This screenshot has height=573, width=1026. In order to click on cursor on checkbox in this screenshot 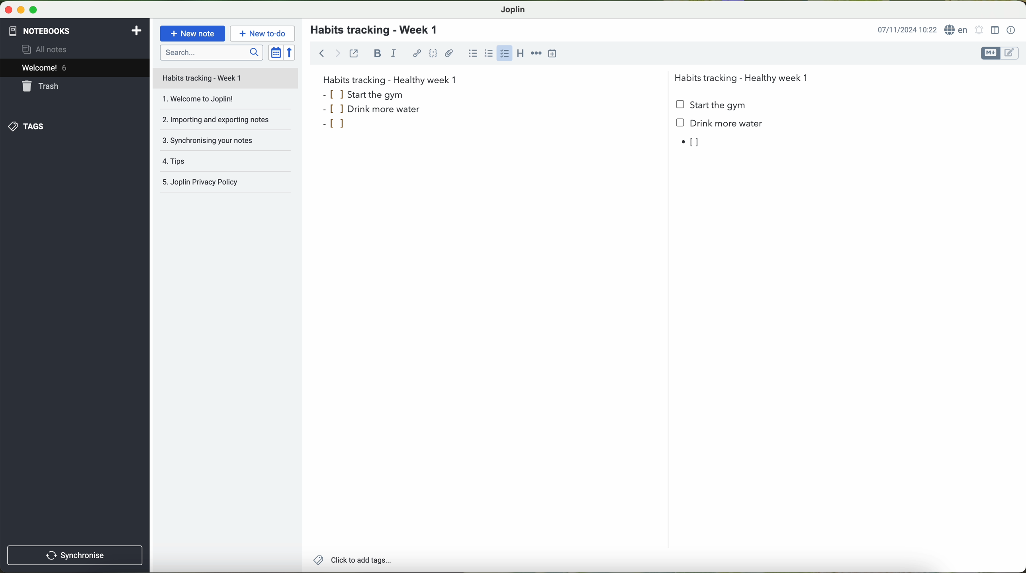, I will do `click(505, 55)`.